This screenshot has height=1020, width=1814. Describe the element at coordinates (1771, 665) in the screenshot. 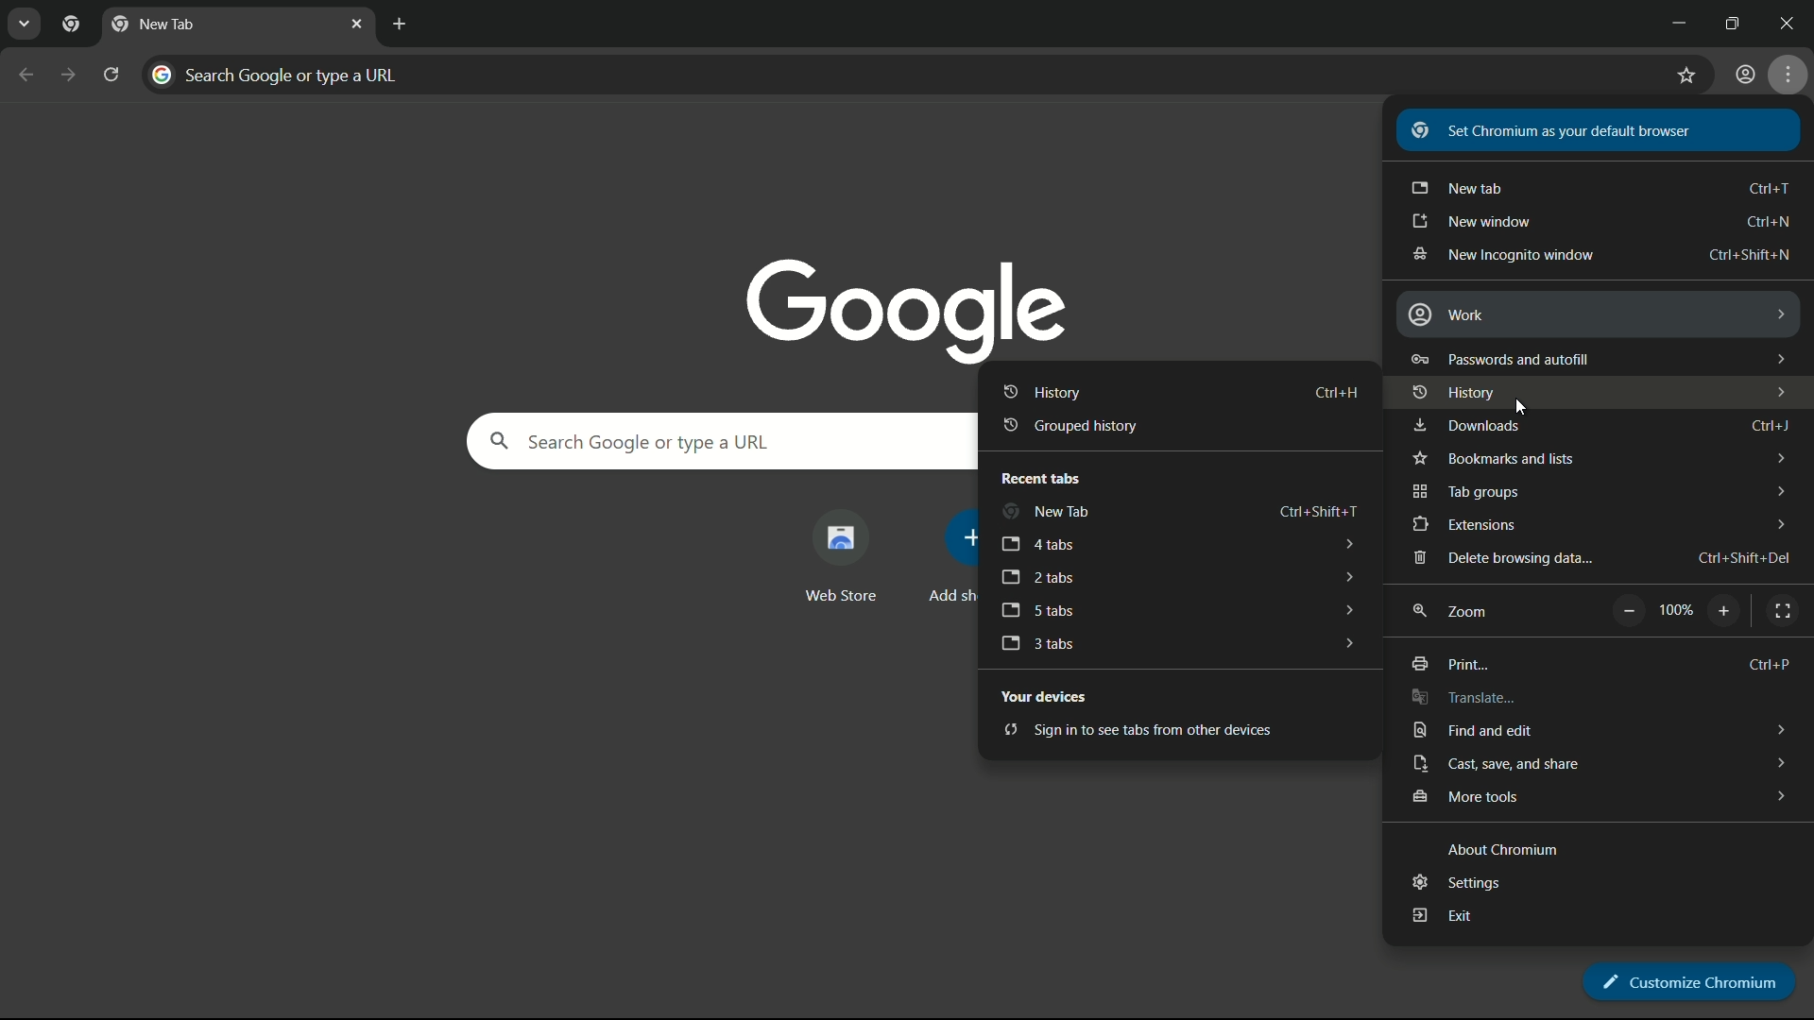

I see `Ctrl + P` at that location.